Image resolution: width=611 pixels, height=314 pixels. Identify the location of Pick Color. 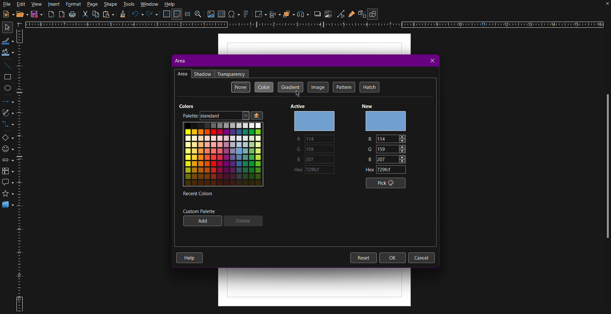
(386, 183).